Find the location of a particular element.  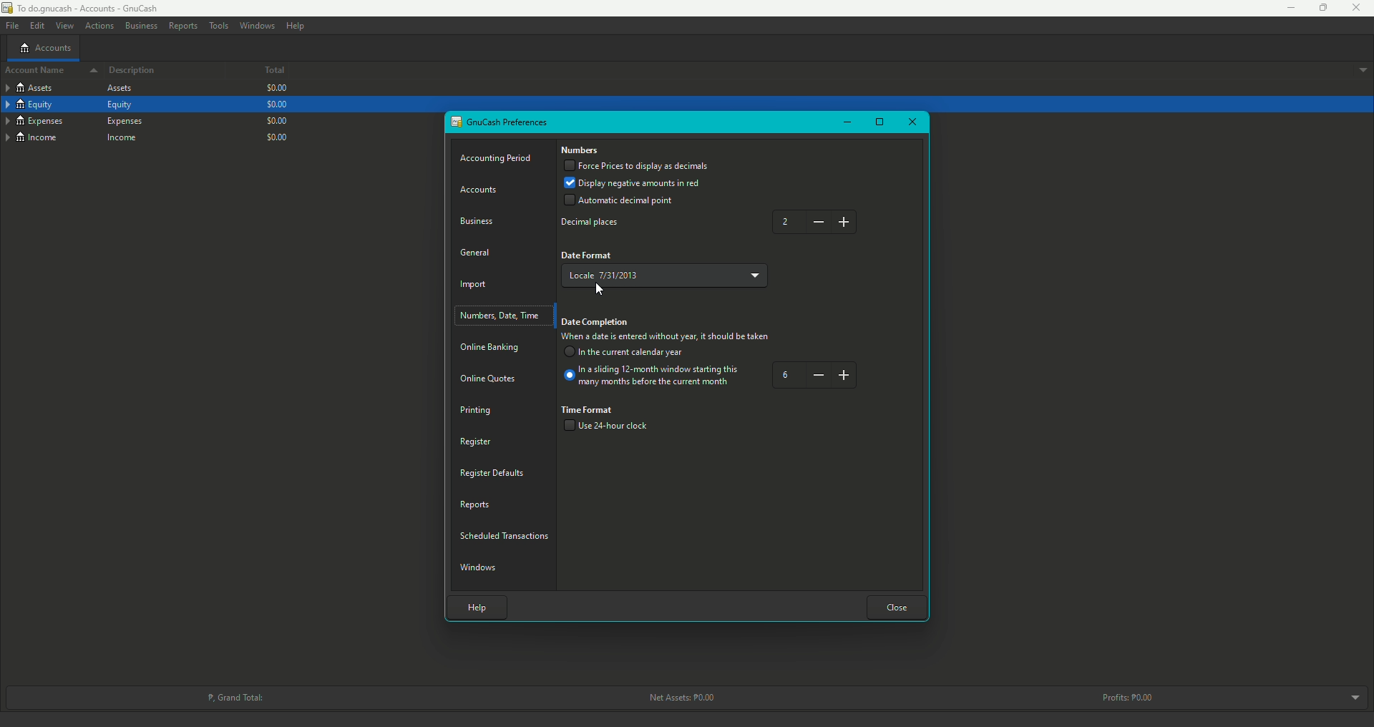

$0 is located at coordinates (280, 136).